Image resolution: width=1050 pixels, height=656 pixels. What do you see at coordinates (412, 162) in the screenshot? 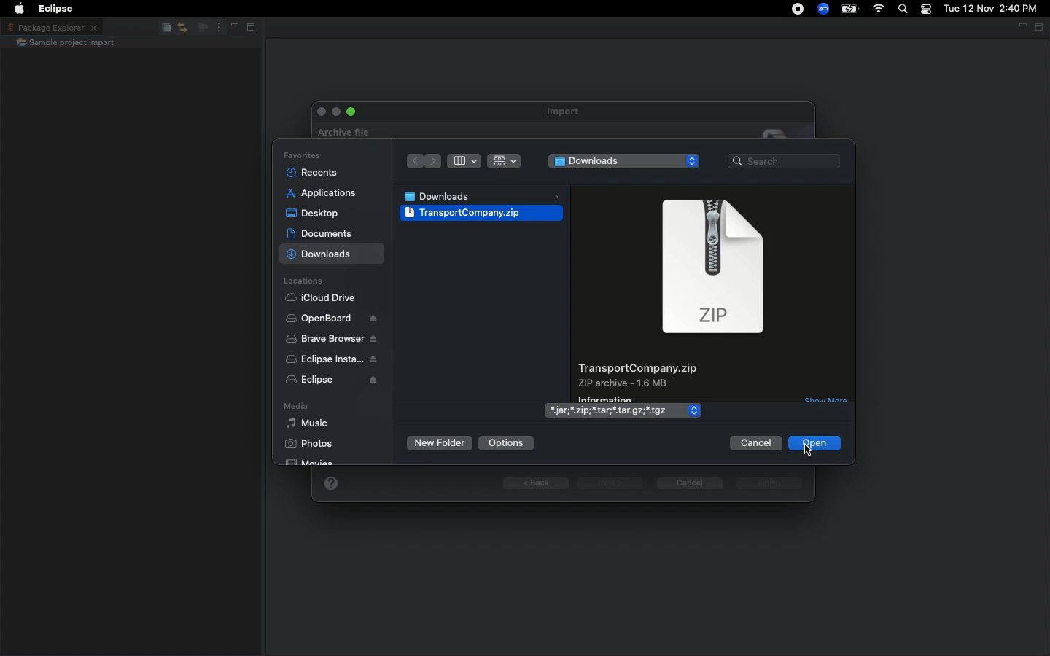
I see `Back` at bounding box center [412, 162].